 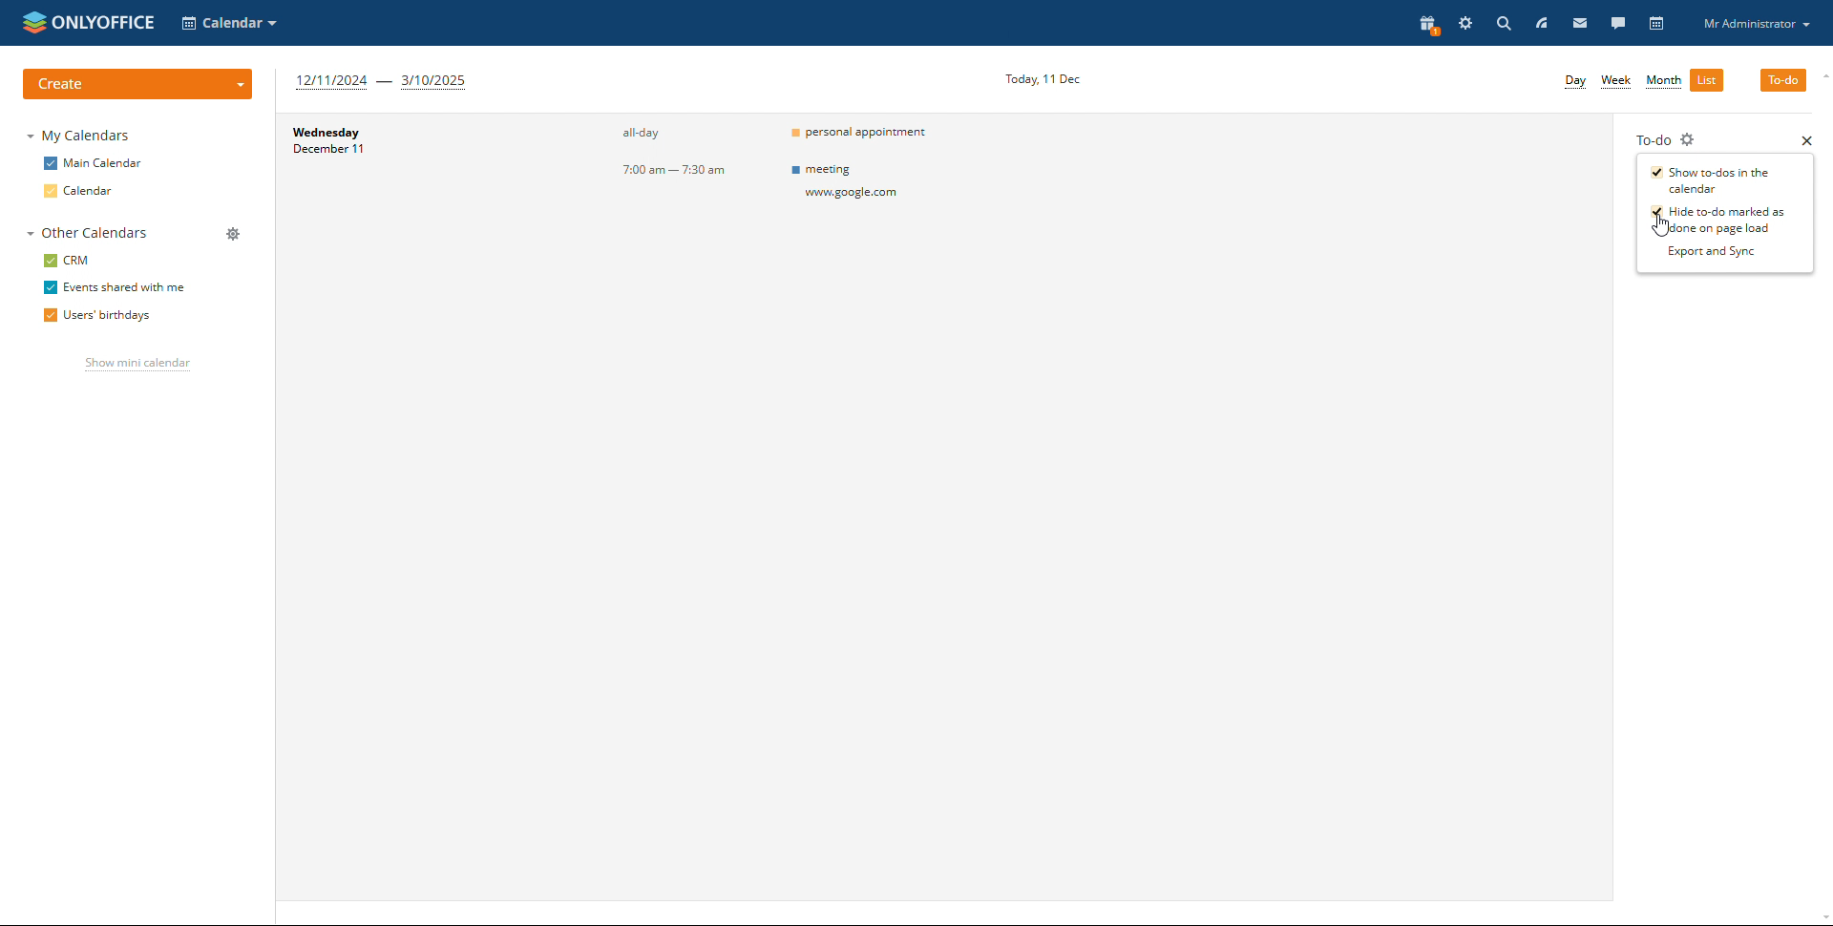 I want to click on next 3 months, so click(x=384, y=82).